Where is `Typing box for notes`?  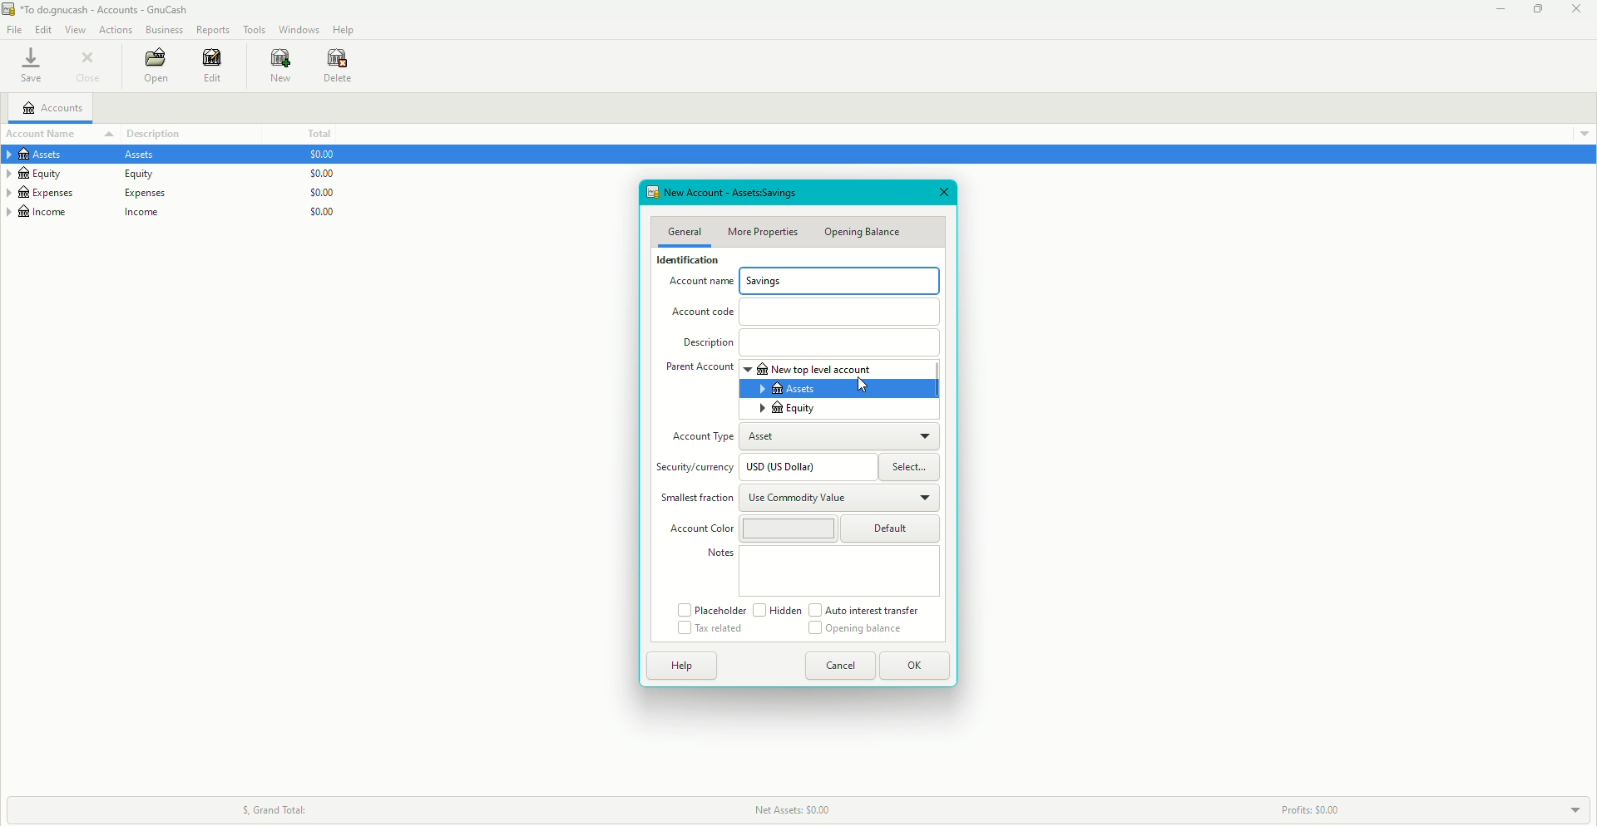 Typing box for notes is located at coordinates (840, 572).